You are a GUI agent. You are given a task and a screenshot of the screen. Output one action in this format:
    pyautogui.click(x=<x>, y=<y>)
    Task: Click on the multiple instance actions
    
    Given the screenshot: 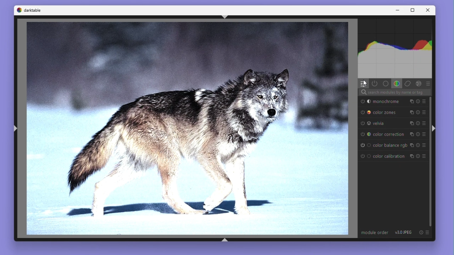 What is the action you would take?
    pyautogui.click(x=411, y=157)
    